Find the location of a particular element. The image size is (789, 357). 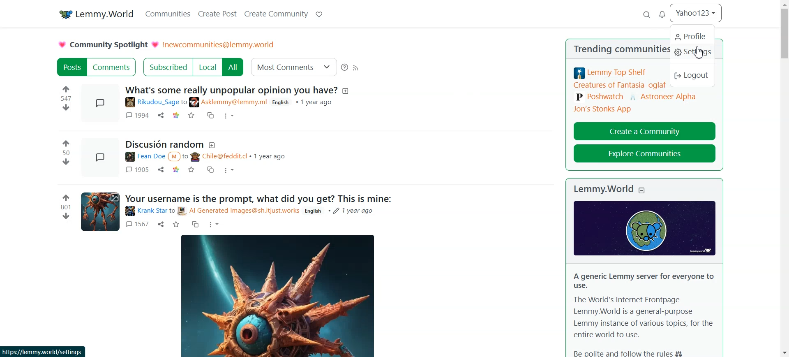

Rikudou sage is located at coordinates (151, 102).